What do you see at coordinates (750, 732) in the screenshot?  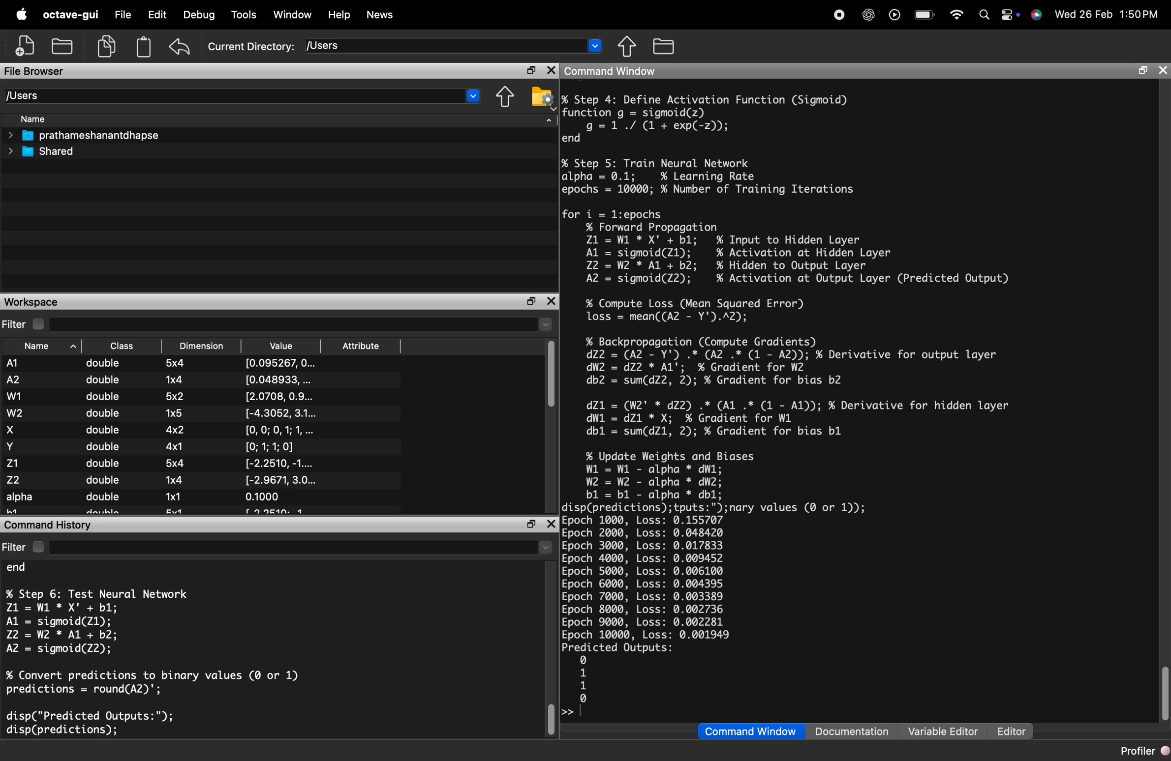 I see `Command Window` at bounding box center [750, 732].